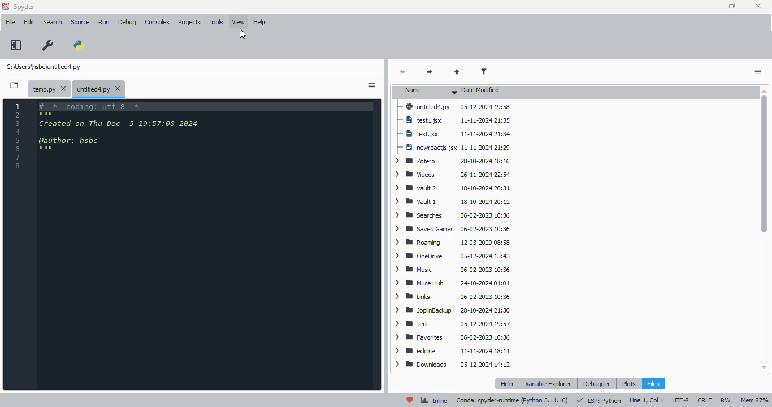 This screenshot has height=407, width=772. I want to click on UTF-8, so click(682, 400).